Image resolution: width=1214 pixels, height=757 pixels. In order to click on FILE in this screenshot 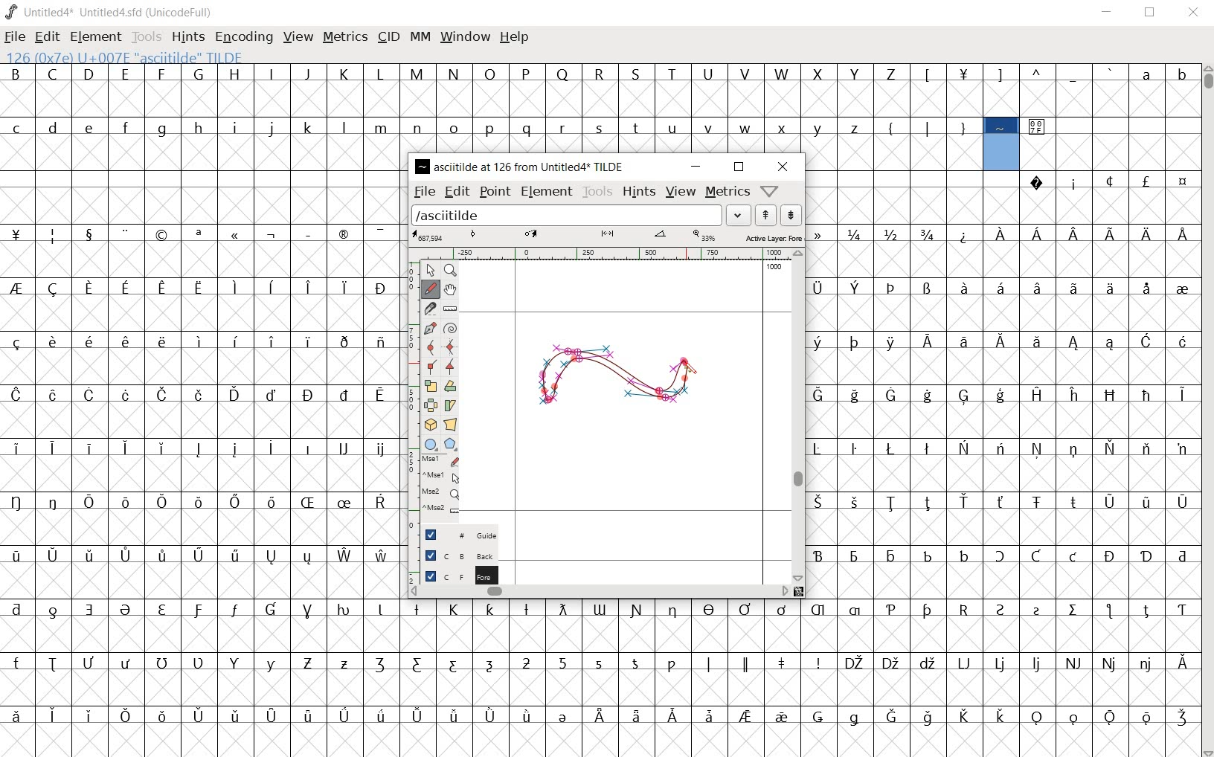, I will do `click(16, 36)`.